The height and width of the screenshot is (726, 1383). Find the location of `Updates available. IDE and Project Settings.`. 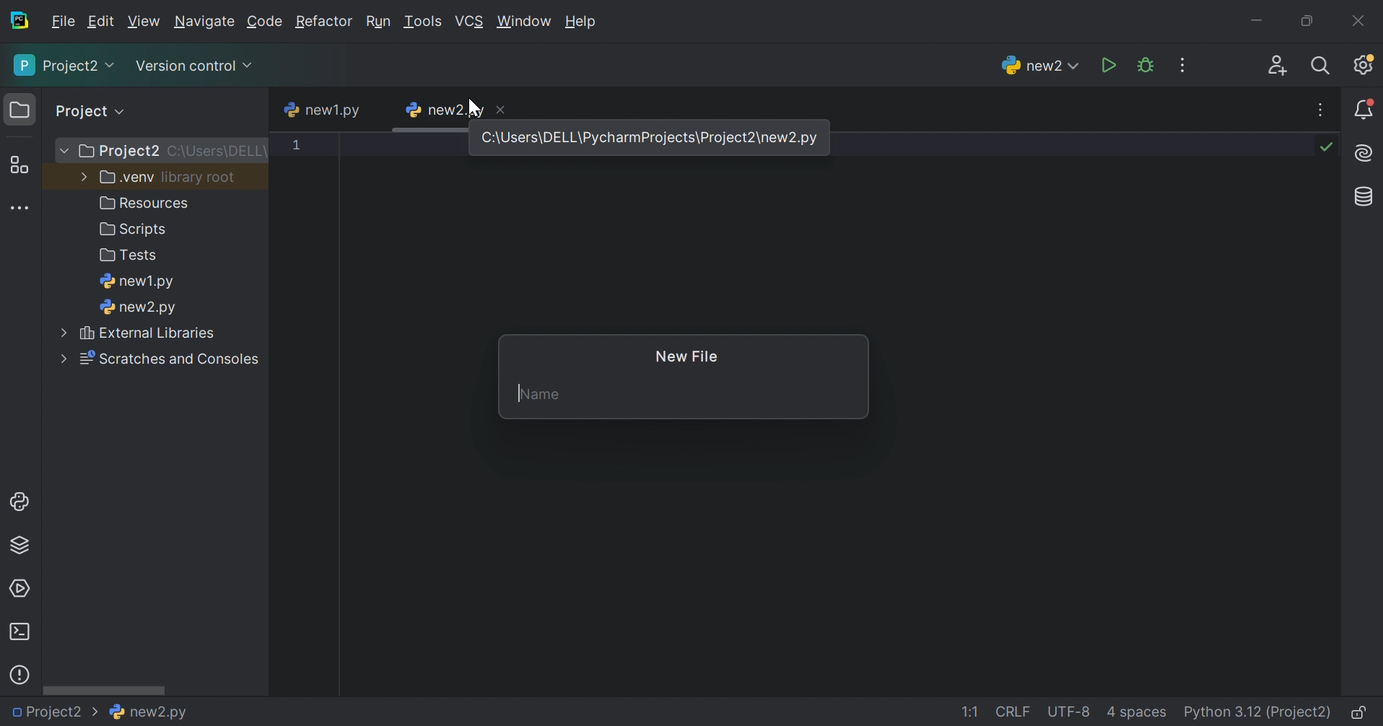

Updates available. IDE and Project Settings. is located at coordinates (1366, 66).